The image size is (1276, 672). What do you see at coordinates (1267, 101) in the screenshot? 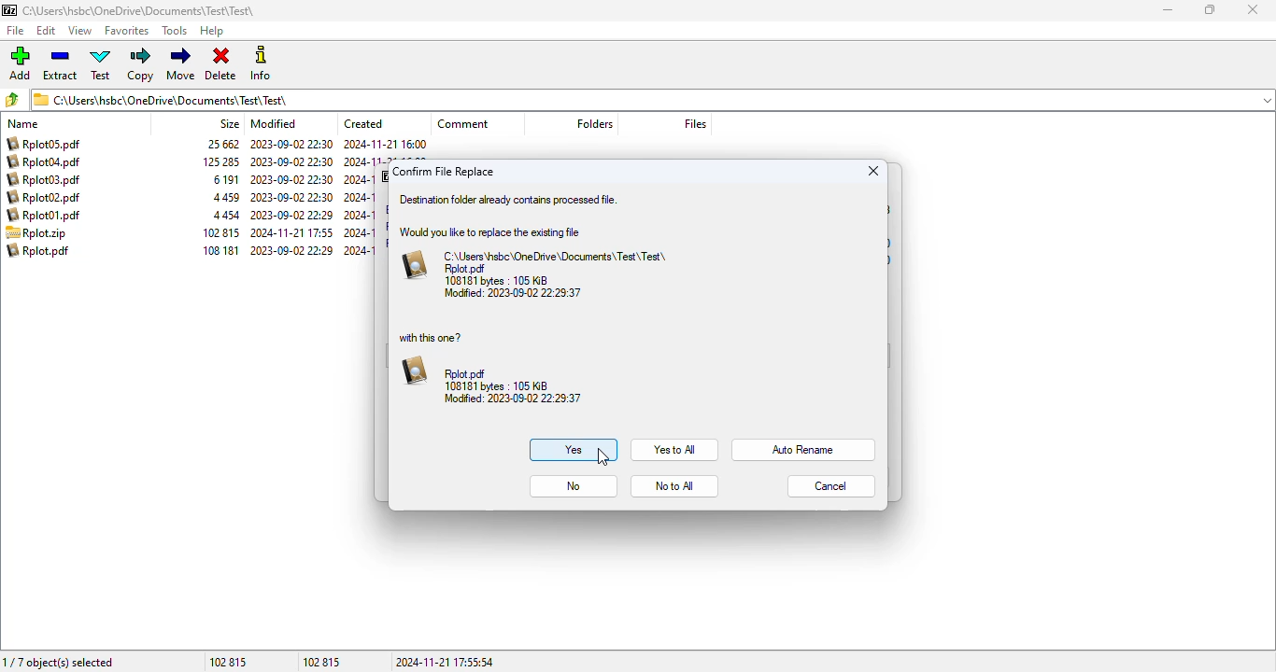
I see `collapse` at bounding box center [1267, 101].